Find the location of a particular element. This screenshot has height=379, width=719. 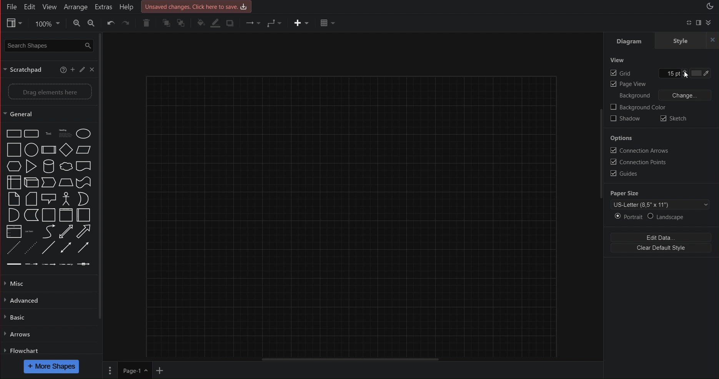

Delete is located at coordinates (146, 23).